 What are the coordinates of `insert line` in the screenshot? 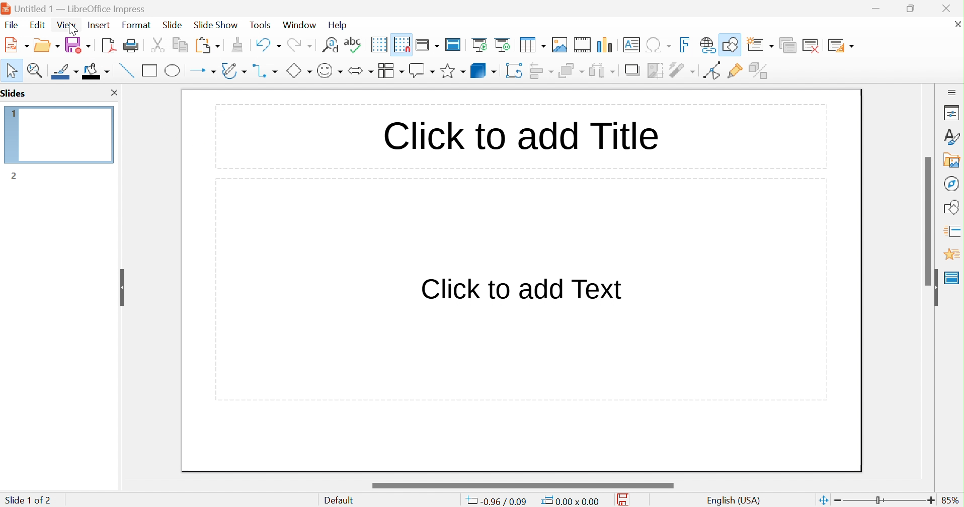 It's located at (125, 70).